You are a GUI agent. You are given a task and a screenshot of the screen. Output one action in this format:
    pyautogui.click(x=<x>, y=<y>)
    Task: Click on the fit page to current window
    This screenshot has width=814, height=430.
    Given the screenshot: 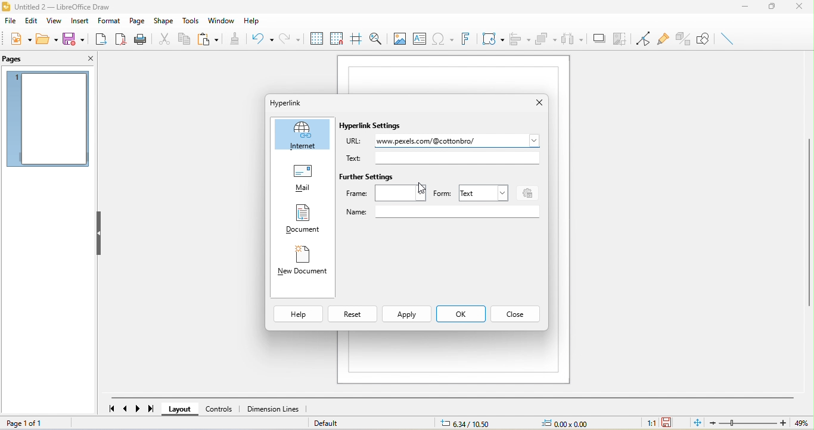 What is the action you would take?
    pyautogui.click(x=698, y=422)
    